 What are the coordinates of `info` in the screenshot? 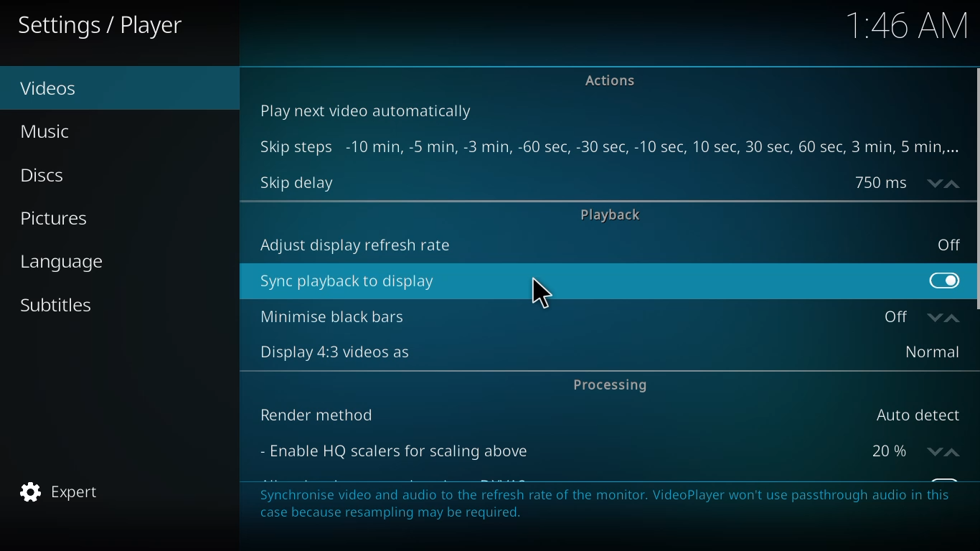 It's located at (606, 503).